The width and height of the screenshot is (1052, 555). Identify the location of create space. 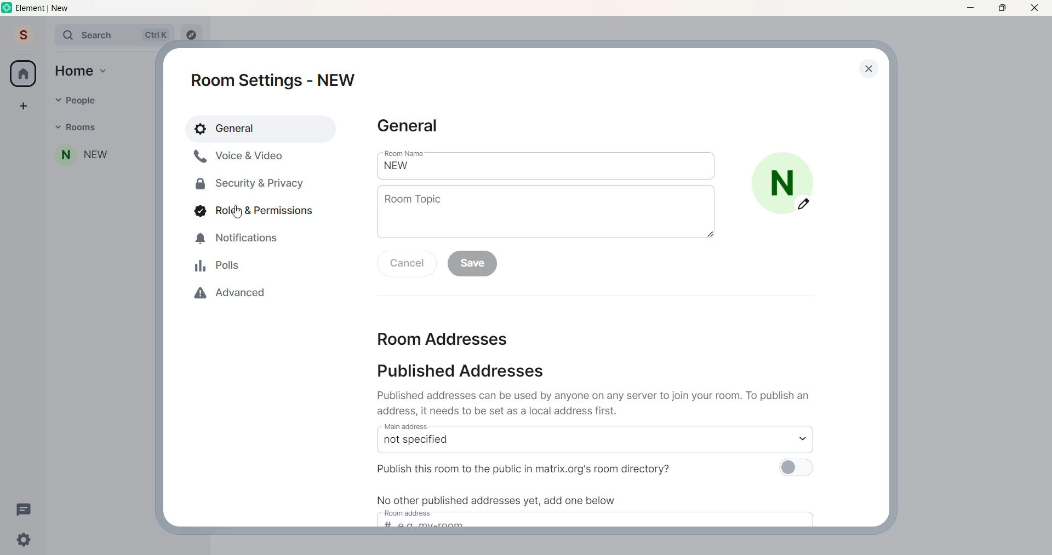
(22, 102).